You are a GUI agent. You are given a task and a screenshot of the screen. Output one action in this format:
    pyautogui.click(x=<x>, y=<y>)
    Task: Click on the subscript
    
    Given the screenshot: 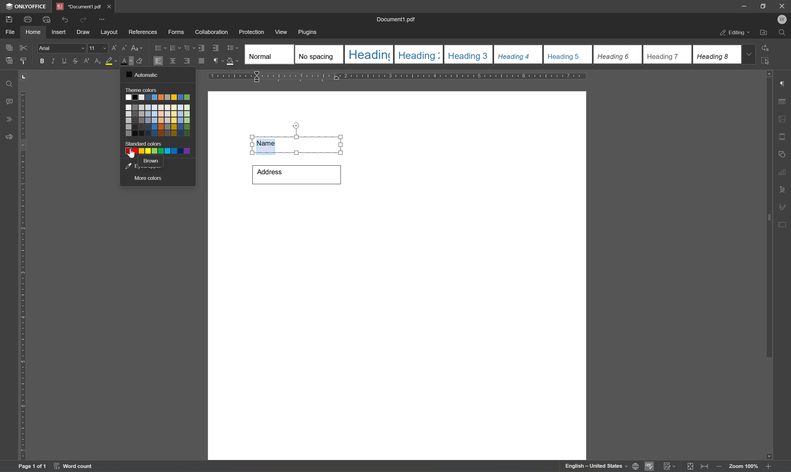 What is the action you would take?
    pyautogui.click(x=97, y=60)
    